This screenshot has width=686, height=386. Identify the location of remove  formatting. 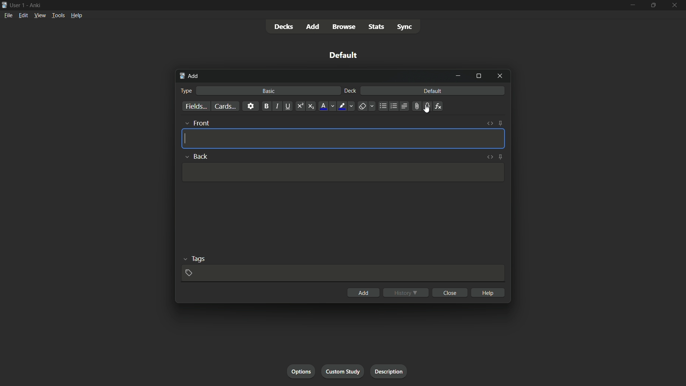
(362, 107).